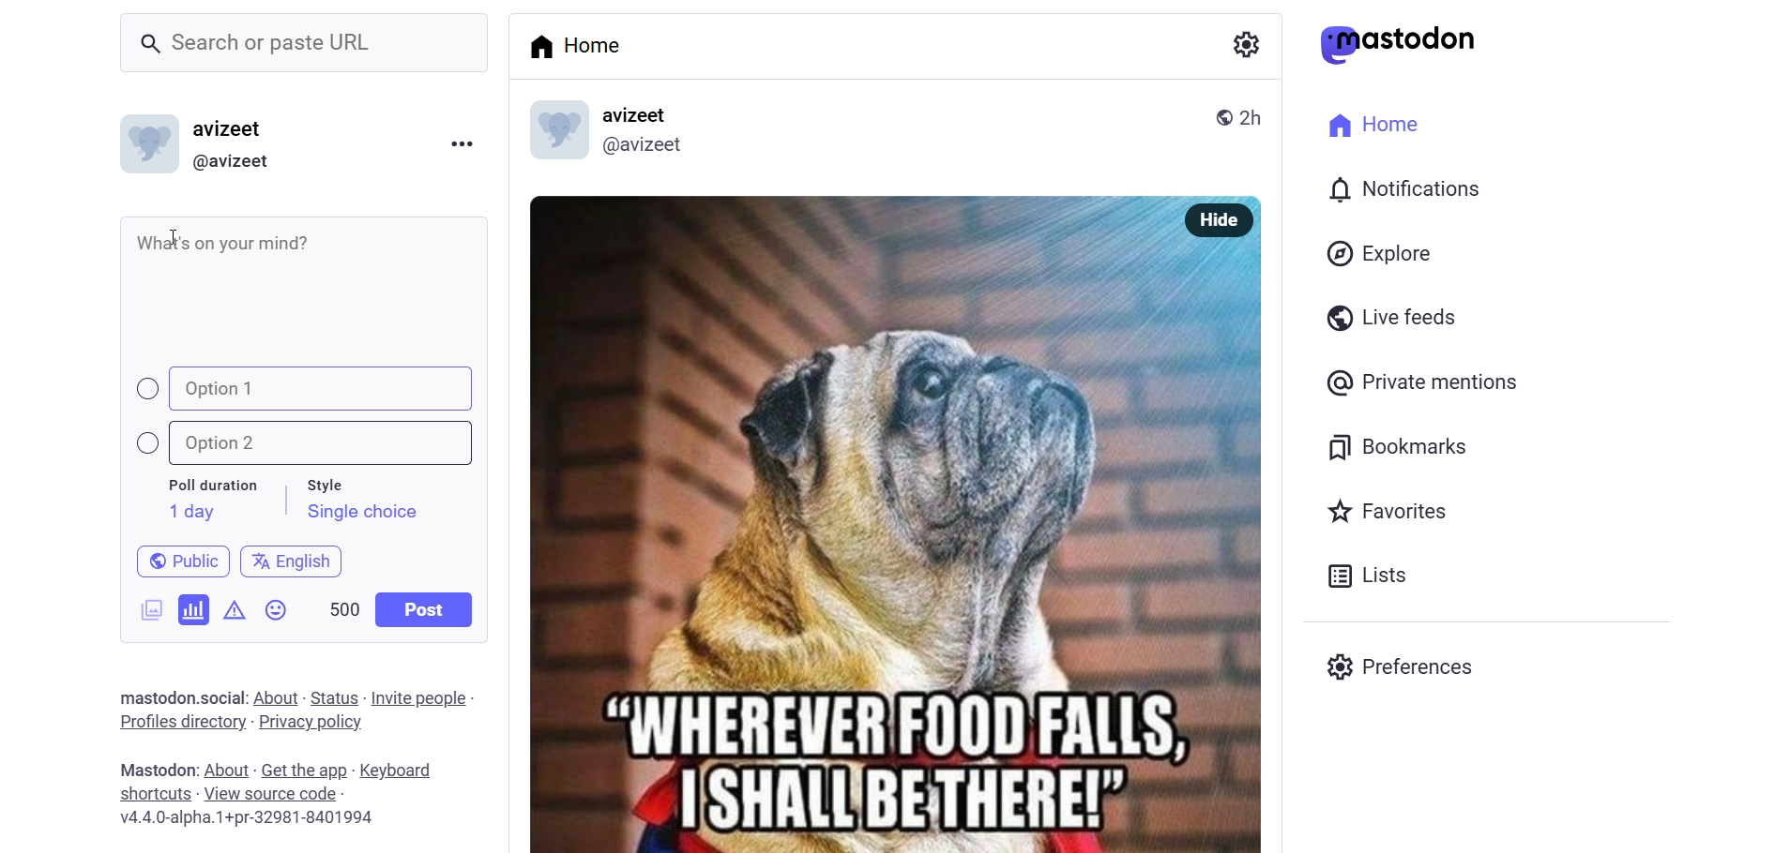 This screenshot has width=1790, height=853. I want to click on mastodon, so click(152, 695).